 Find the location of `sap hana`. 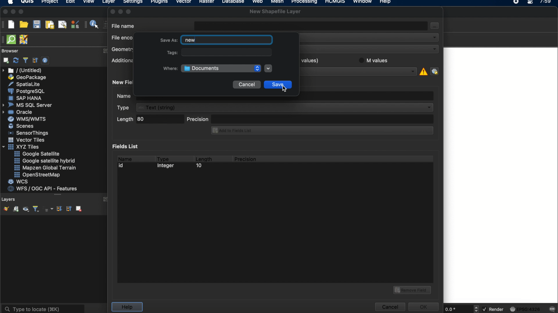

sap hana is located at coordinates (26, 98).